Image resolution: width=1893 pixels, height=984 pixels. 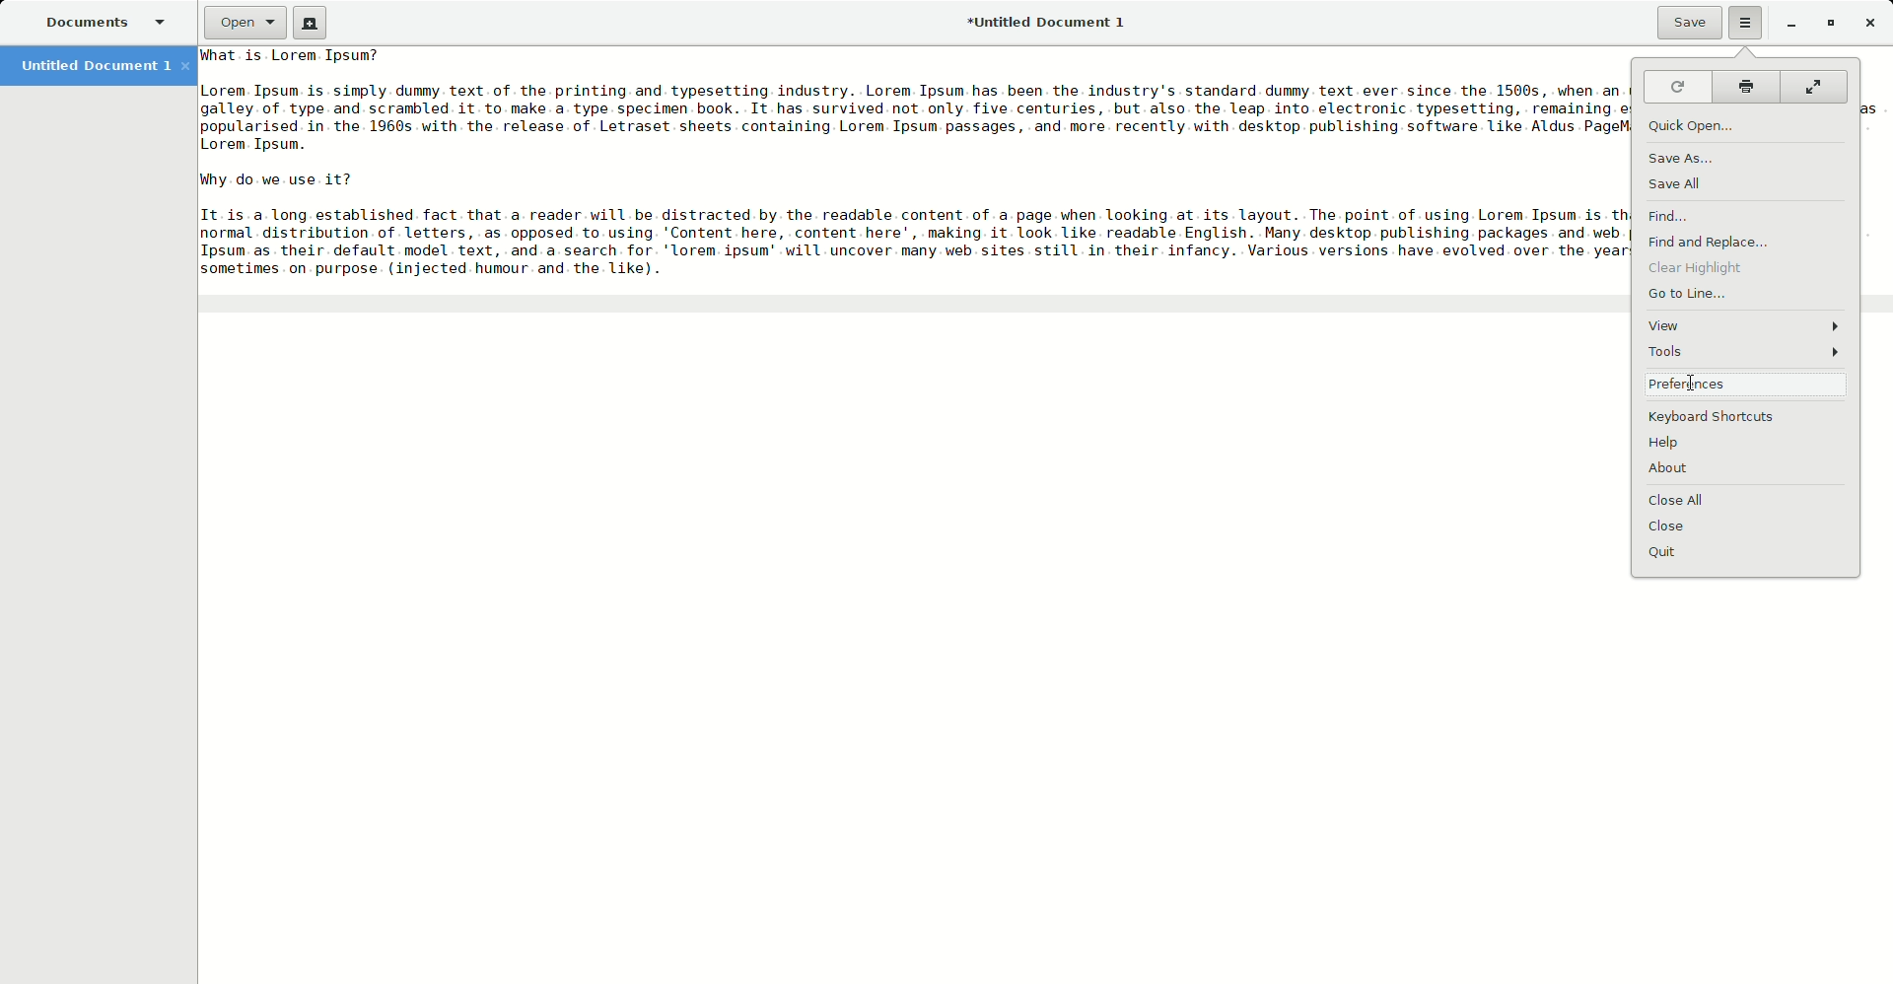 What do you see at coordinates (242, 24) in the screenshot?
I see `Open` at bounding box center [242, 24].